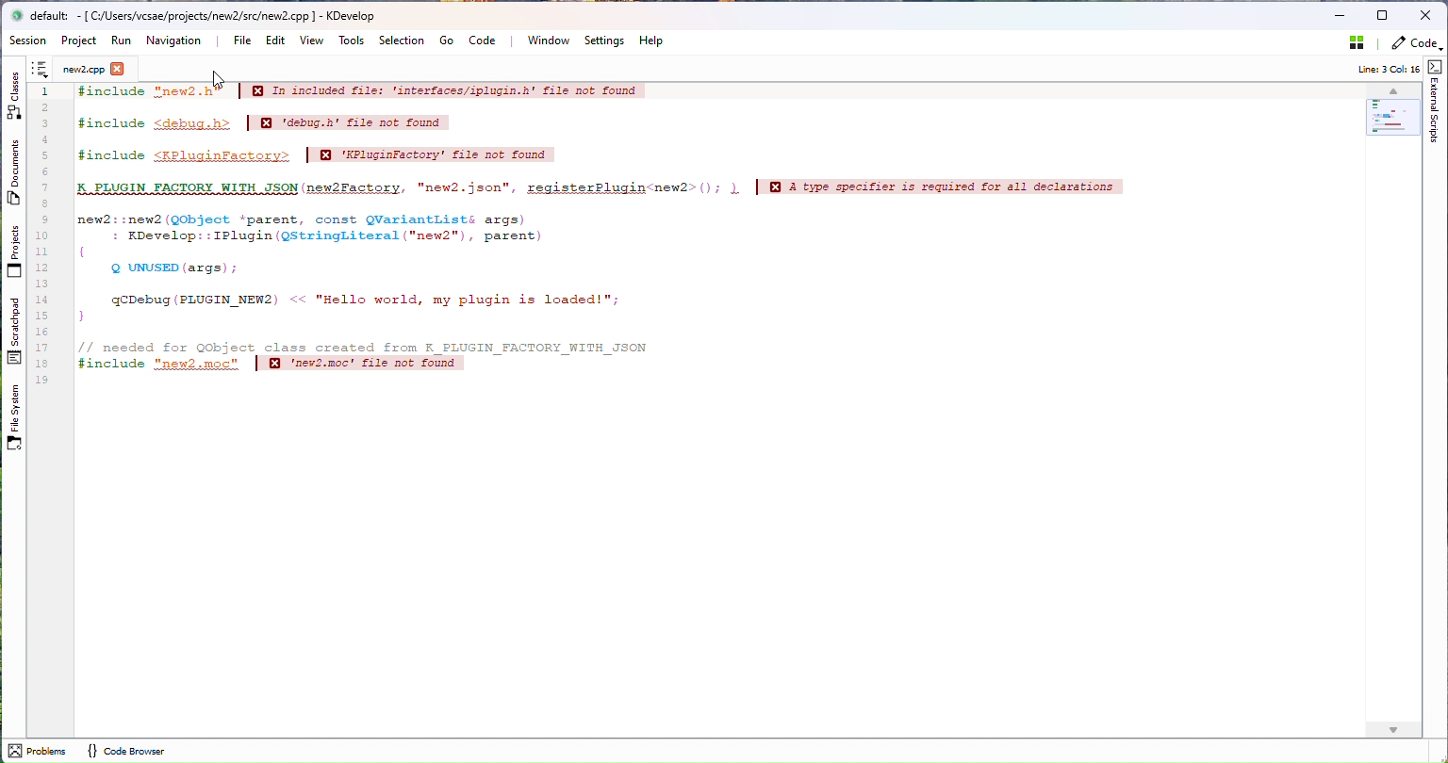 This screenshot has width=1448, height=763. Describe the element at coordinates (12, 94) in the screenshot. I see `Class` at that location.